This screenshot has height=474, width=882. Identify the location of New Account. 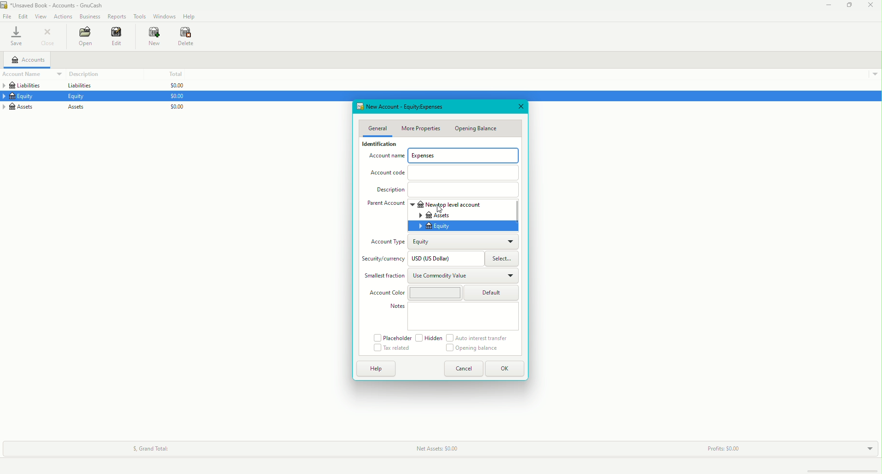
(414, 107).